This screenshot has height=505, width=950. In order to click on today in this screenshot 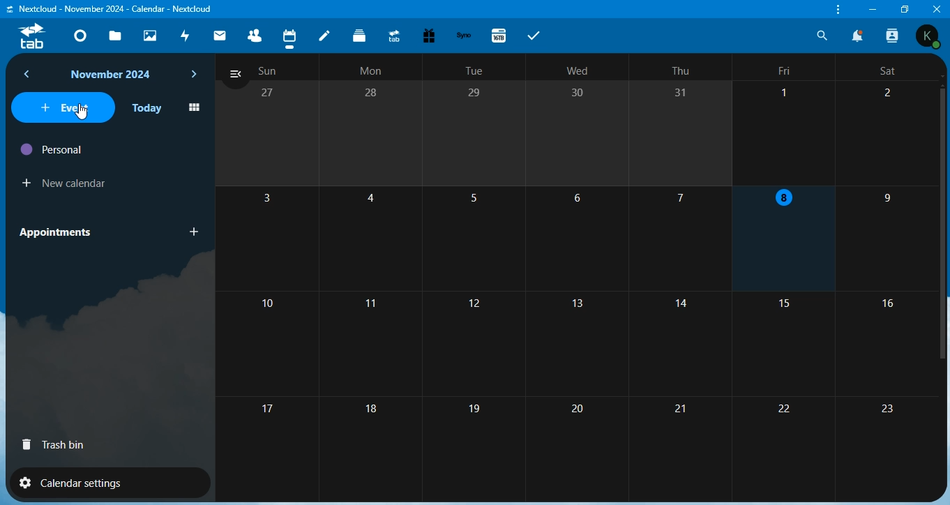, I will do `click(149, 107)`.